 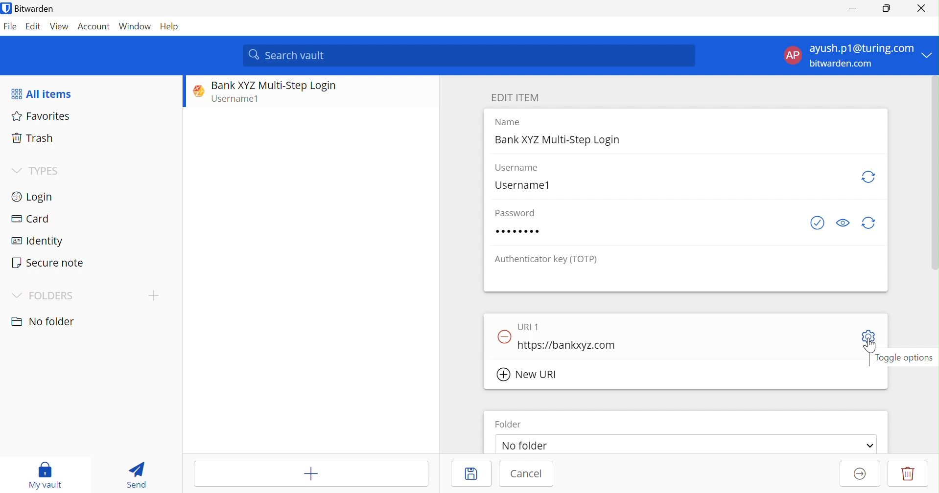 What do you see at coordinates (16, 170) in the screenshot?
I see `Drop Down` at bounding box center [16, 170].